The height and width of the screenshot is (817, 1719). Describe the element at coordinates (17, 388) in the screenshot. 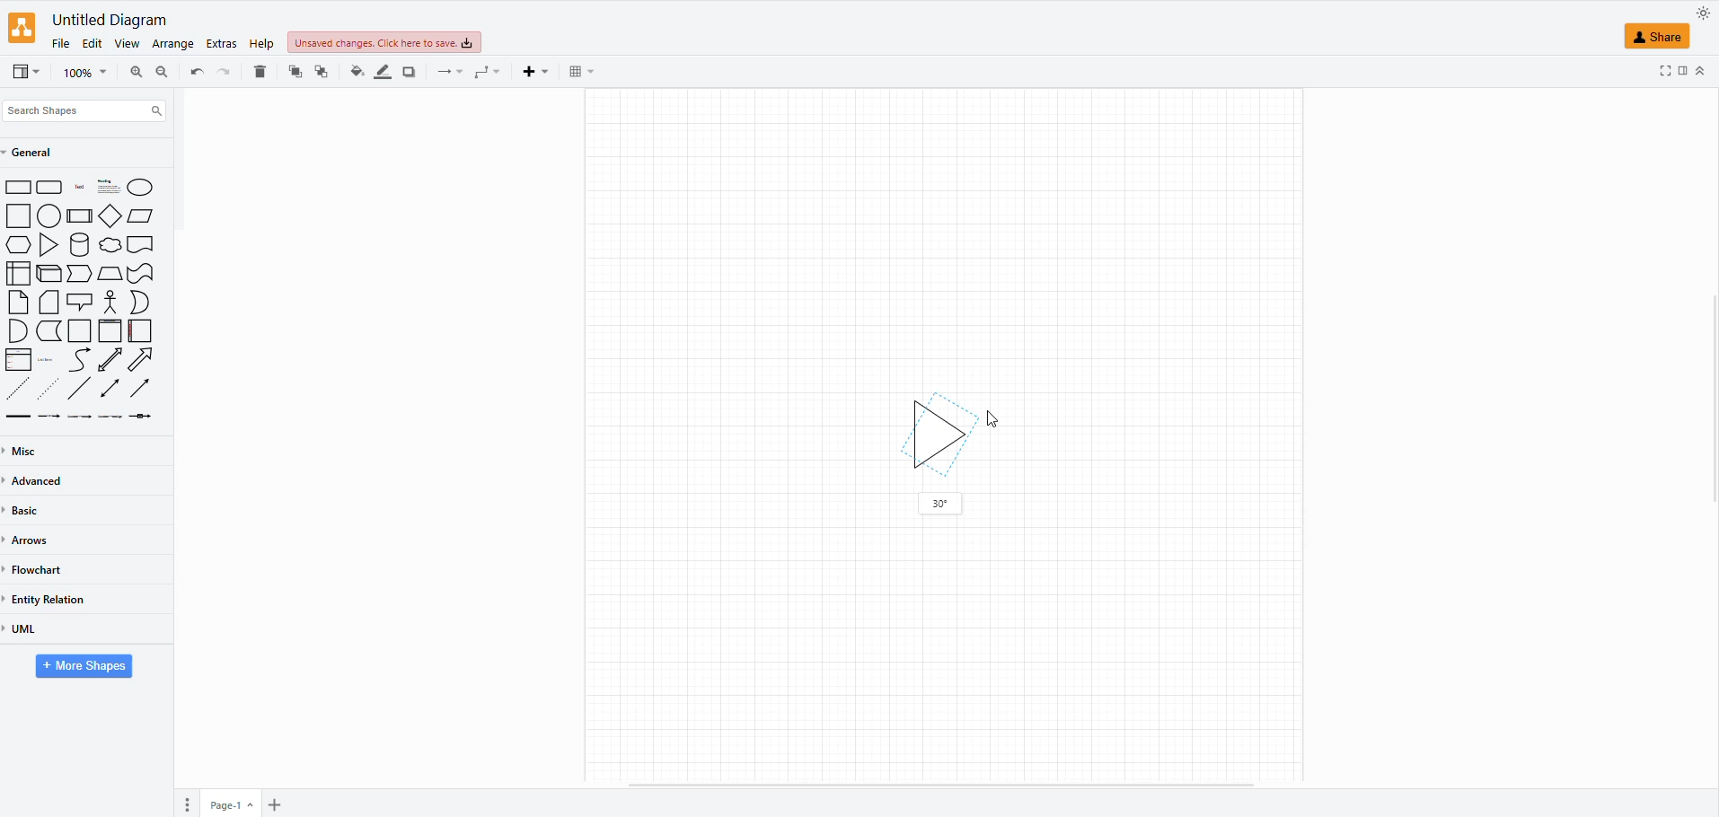

I see `Close Dotted Arrow` at that location.